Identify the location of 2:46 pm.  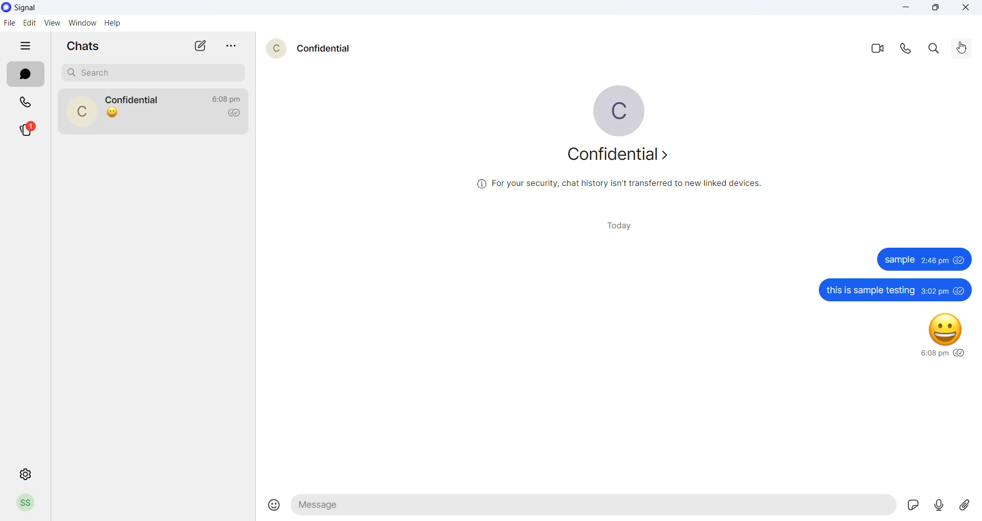
(934, 260).